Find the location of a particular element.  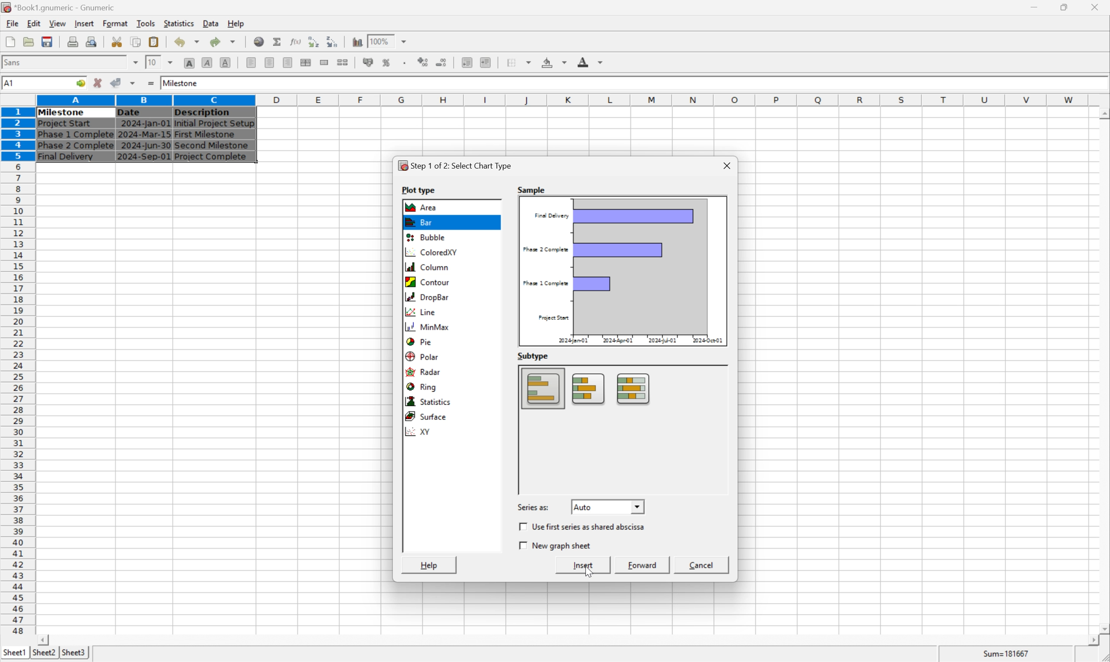

redo is located at coordinates (224, 41).